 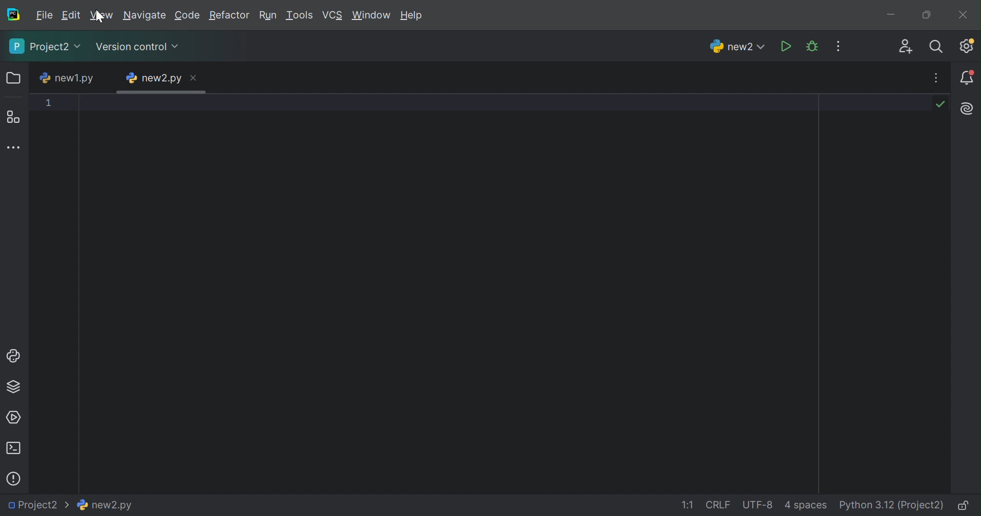 What do you see at coordinates (195, 78) in the screenshot?
I see `Close` at bounding box center [195, 78].